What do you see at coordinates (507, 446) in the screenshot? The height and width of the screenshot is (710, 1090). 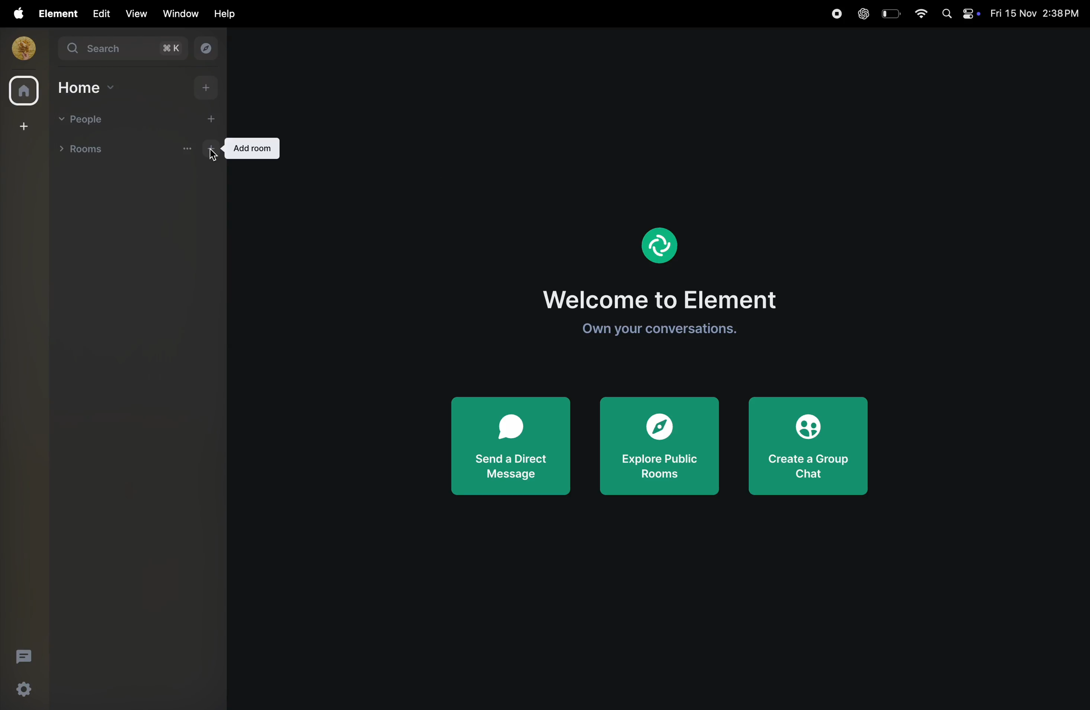 I see `send direct meassage` at bounding box center [507, 446].